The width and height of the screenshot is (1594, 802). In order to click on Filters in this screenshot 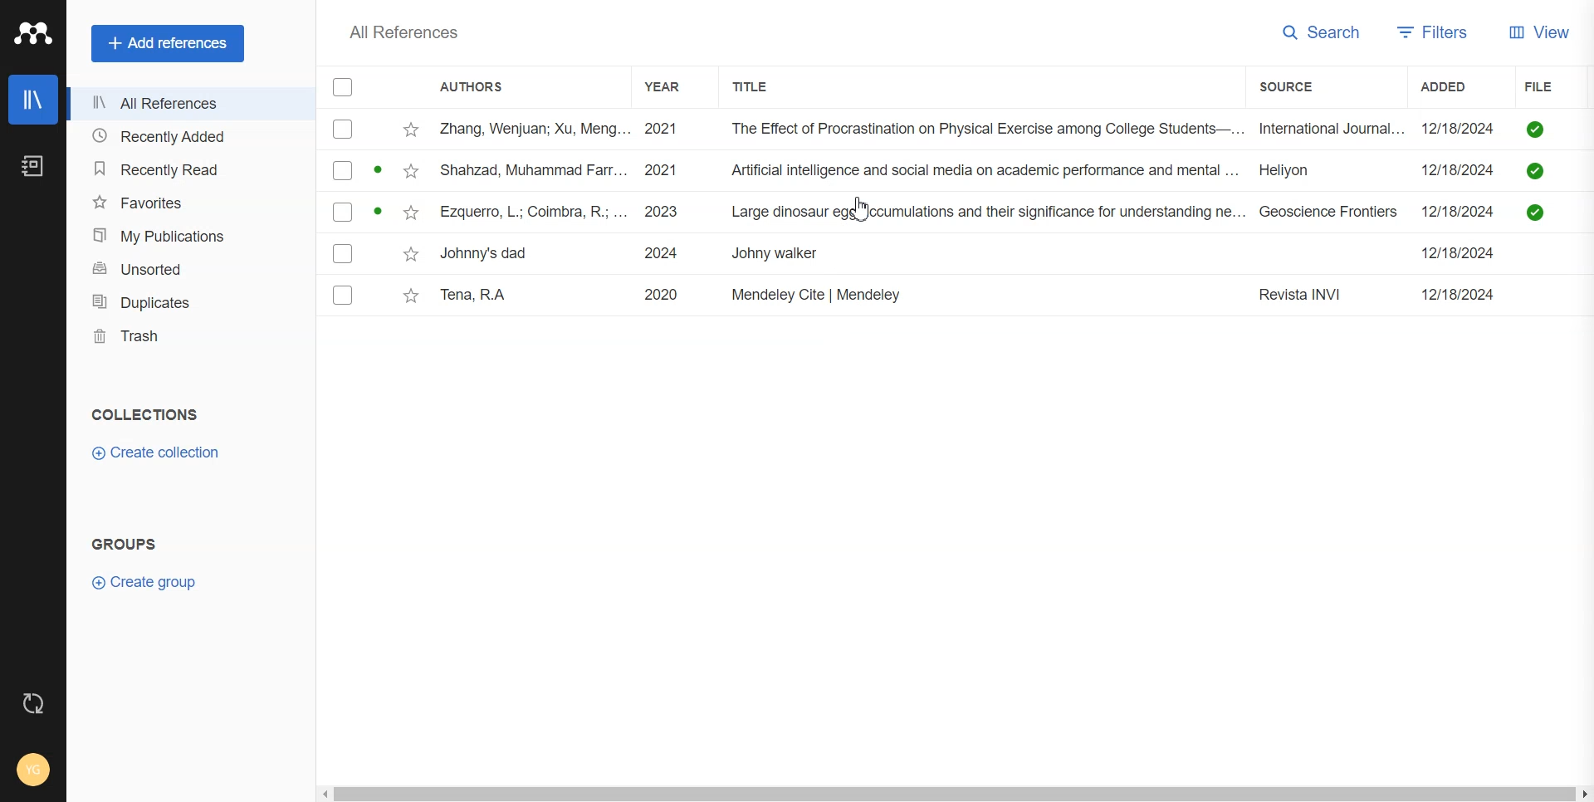, I will do `click(1435, 32)`.